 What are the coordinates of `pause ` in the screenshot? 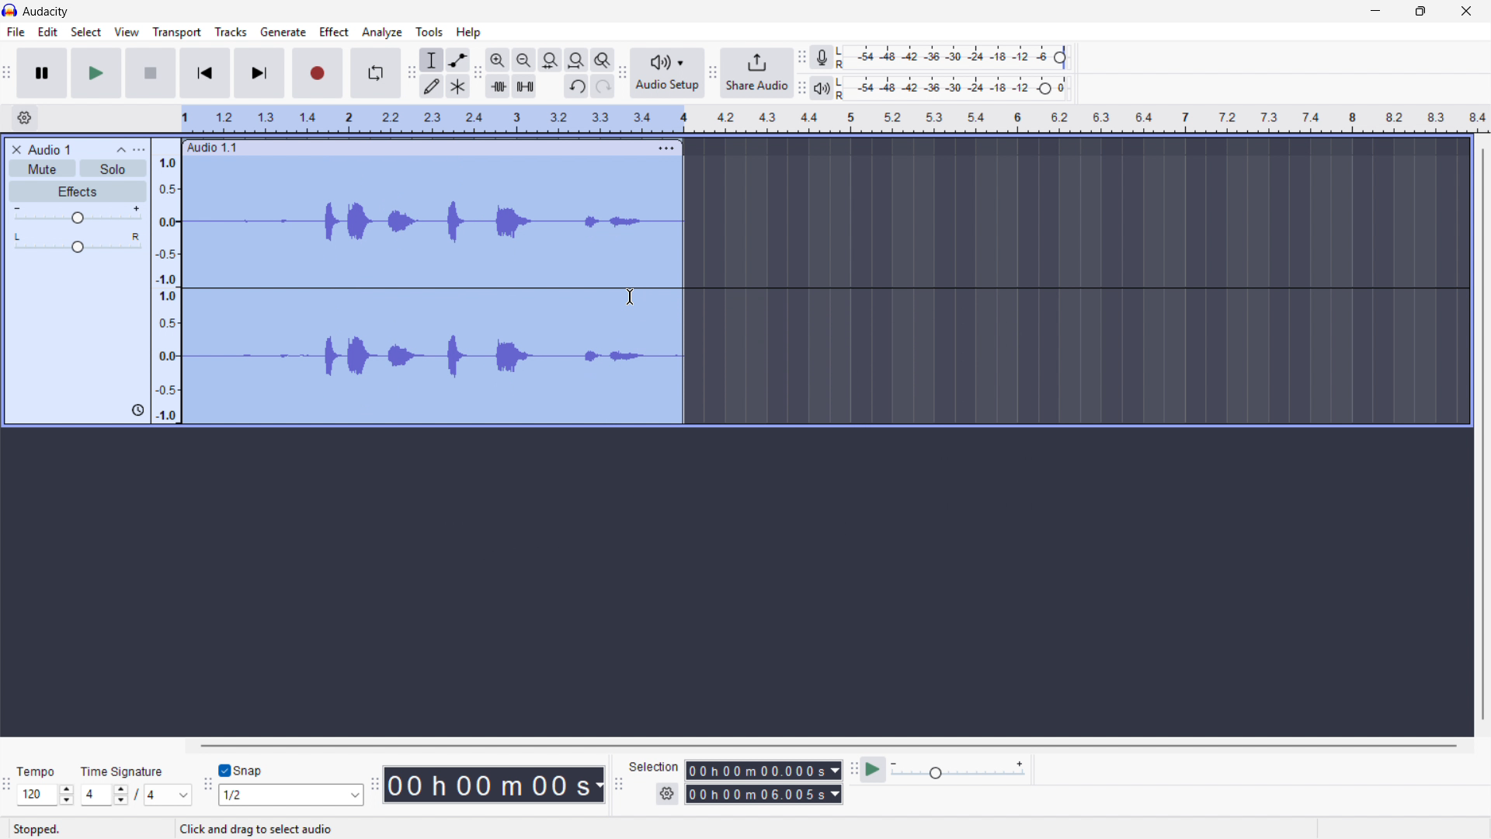 It's located at (41, 72).